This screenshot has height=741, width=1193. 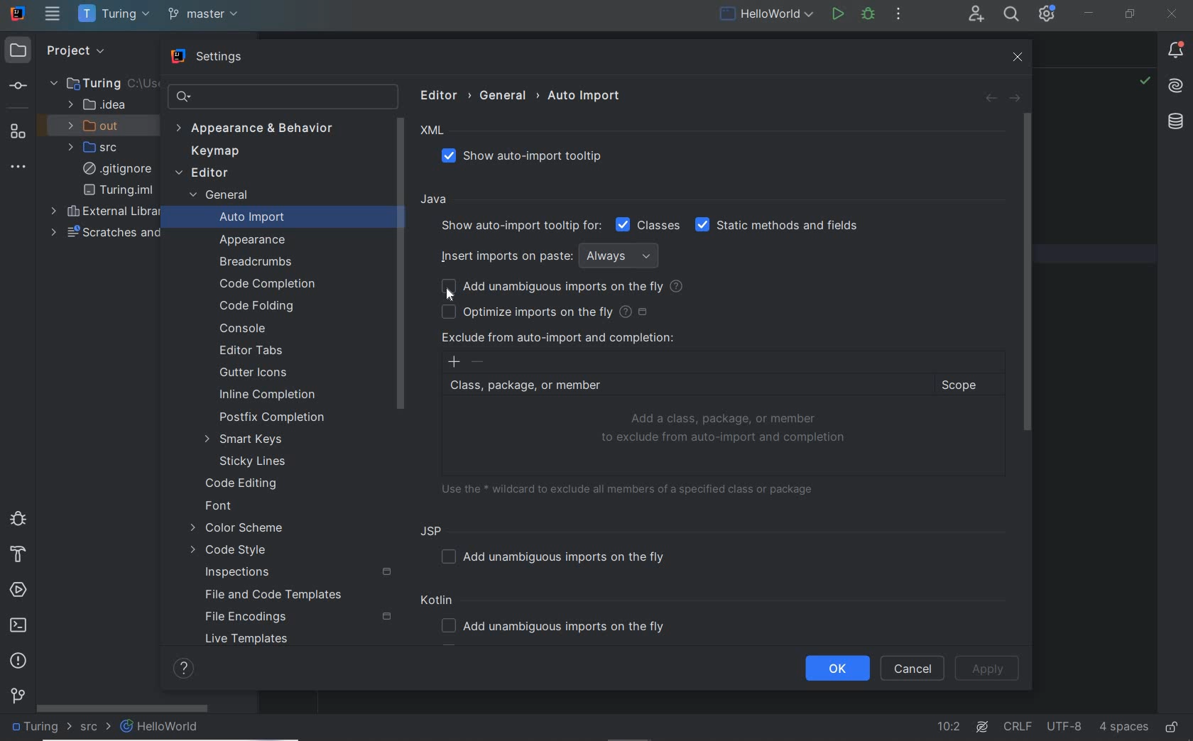 What do you see at coordinates (442, 94) in the screenshot?
I see `editor` at bounding box center [442, 94].